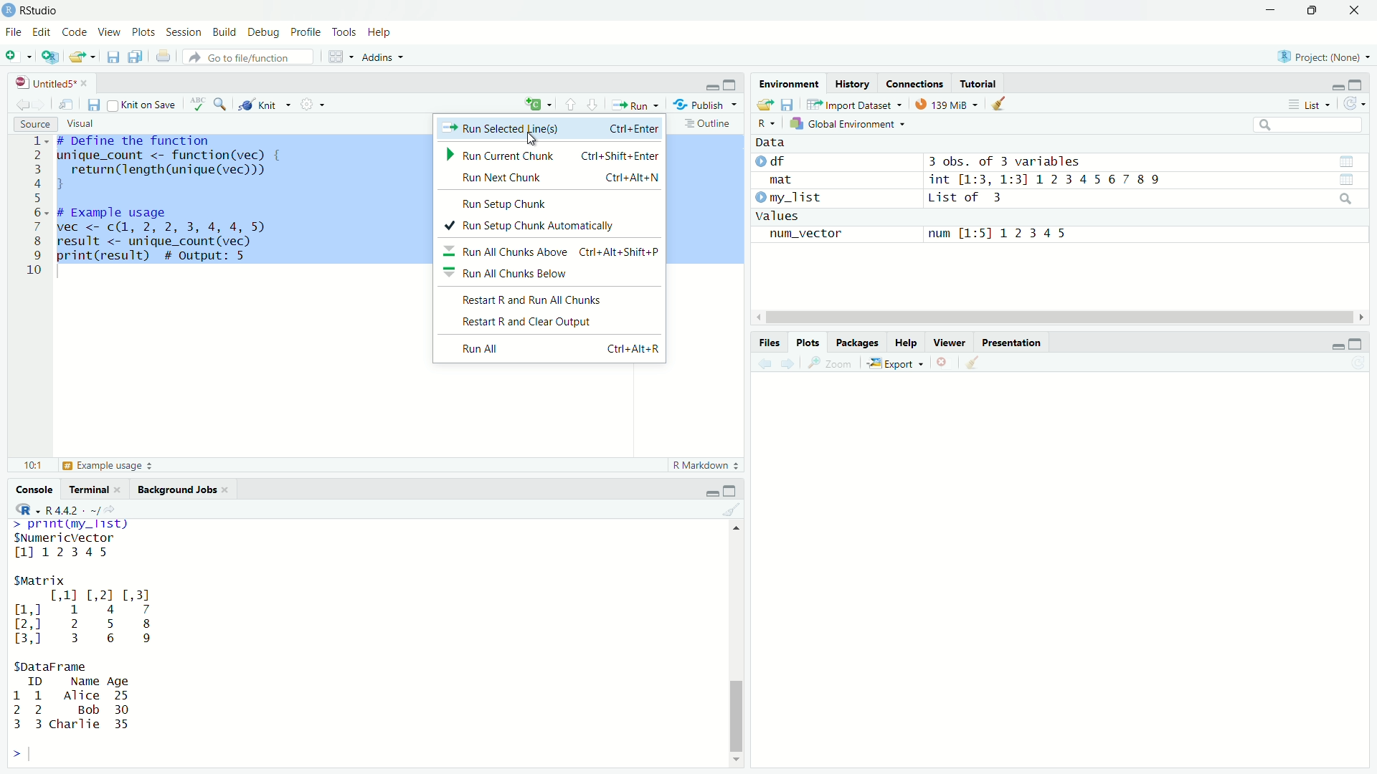 Image resolution: width=1377 pixels, height=774 pixels. I want to click on Edit, so click(44, 34).